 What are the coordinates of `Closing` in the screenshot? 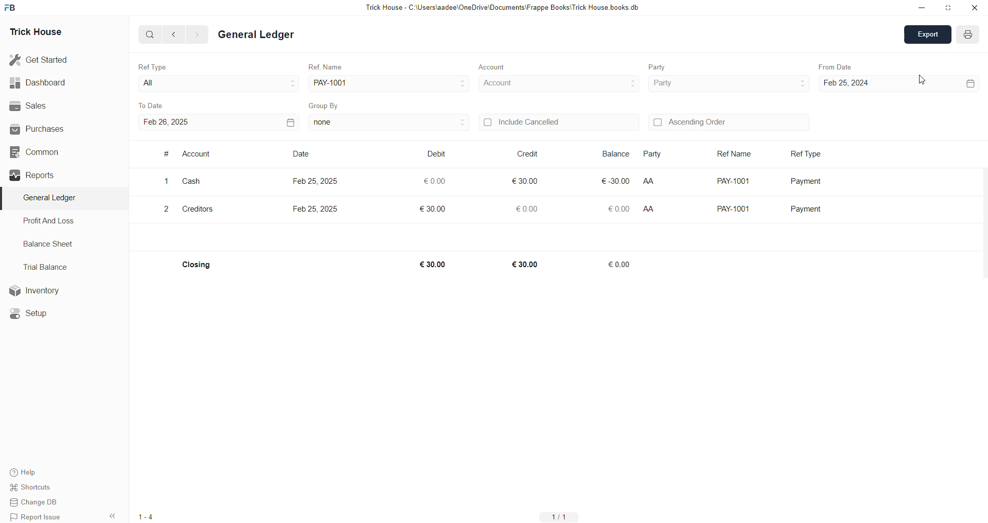 It's located at (200, 264).